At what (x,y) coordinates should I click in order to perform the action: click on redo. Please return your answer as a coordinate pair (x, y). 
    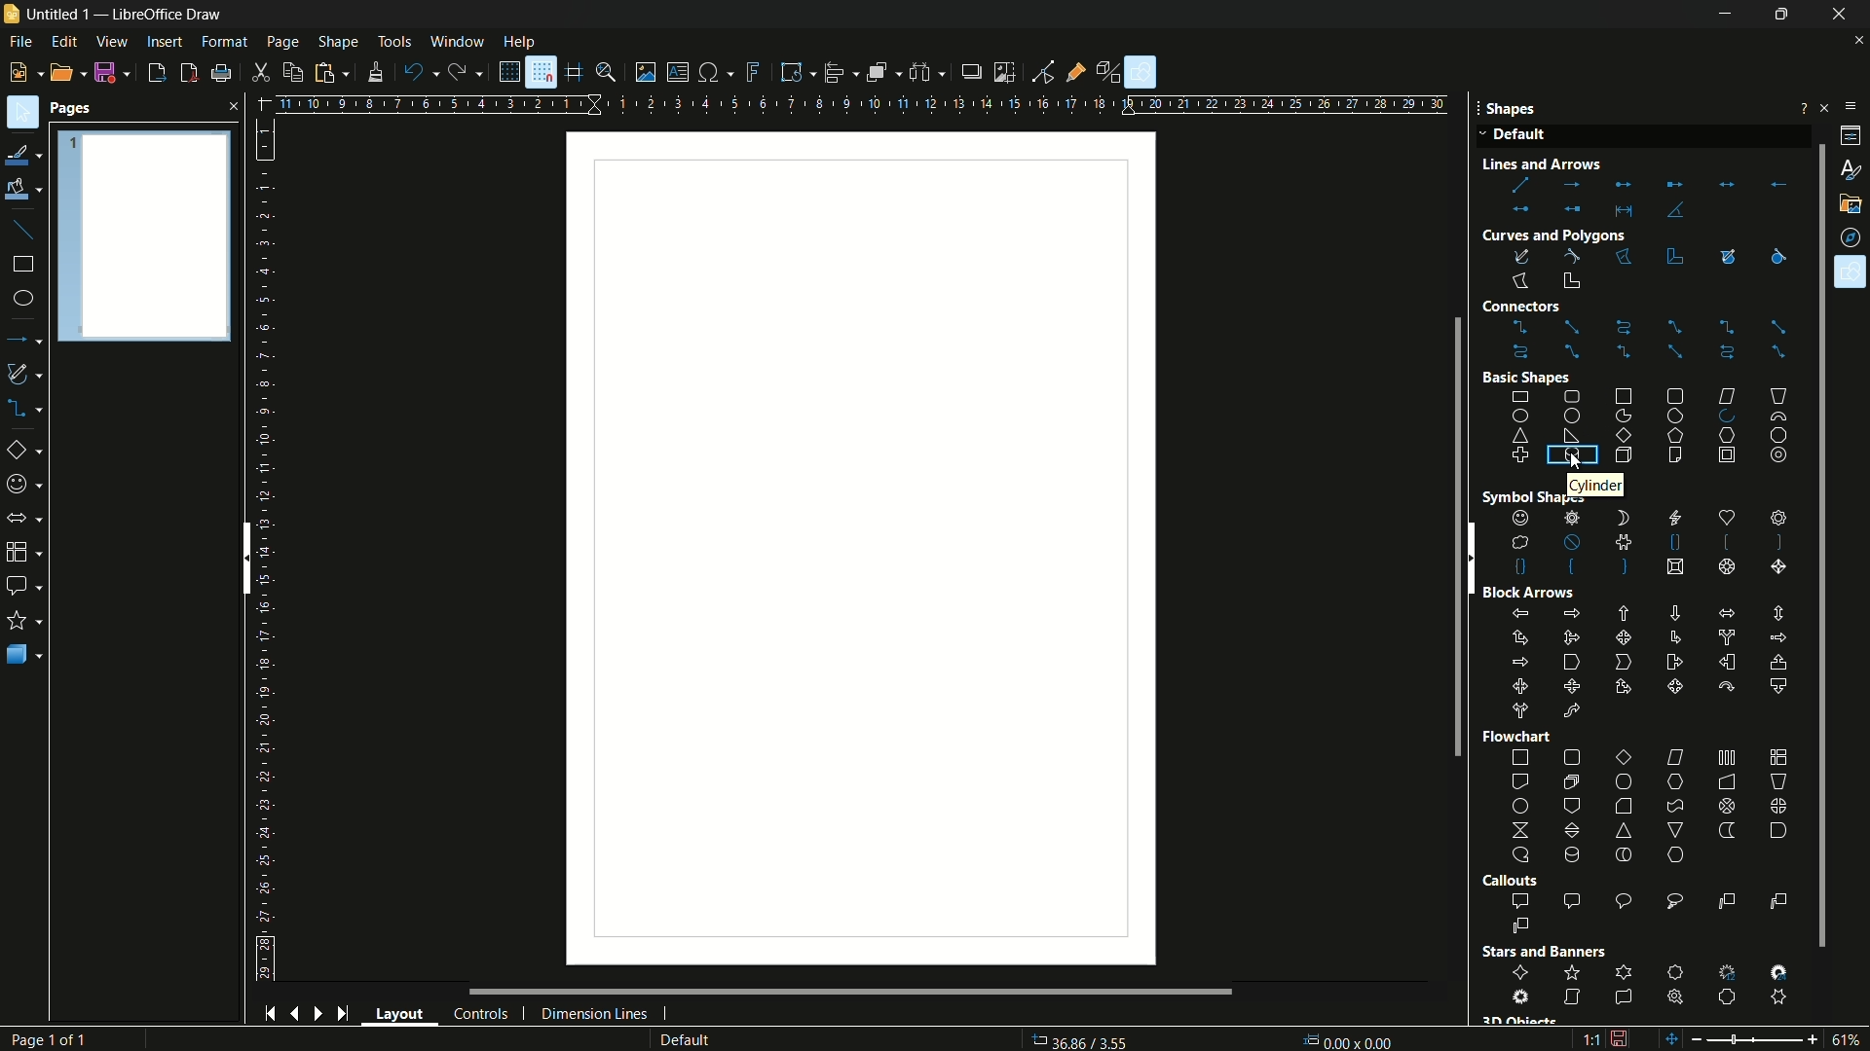
    Looking at the image, I should click on (466, 71).